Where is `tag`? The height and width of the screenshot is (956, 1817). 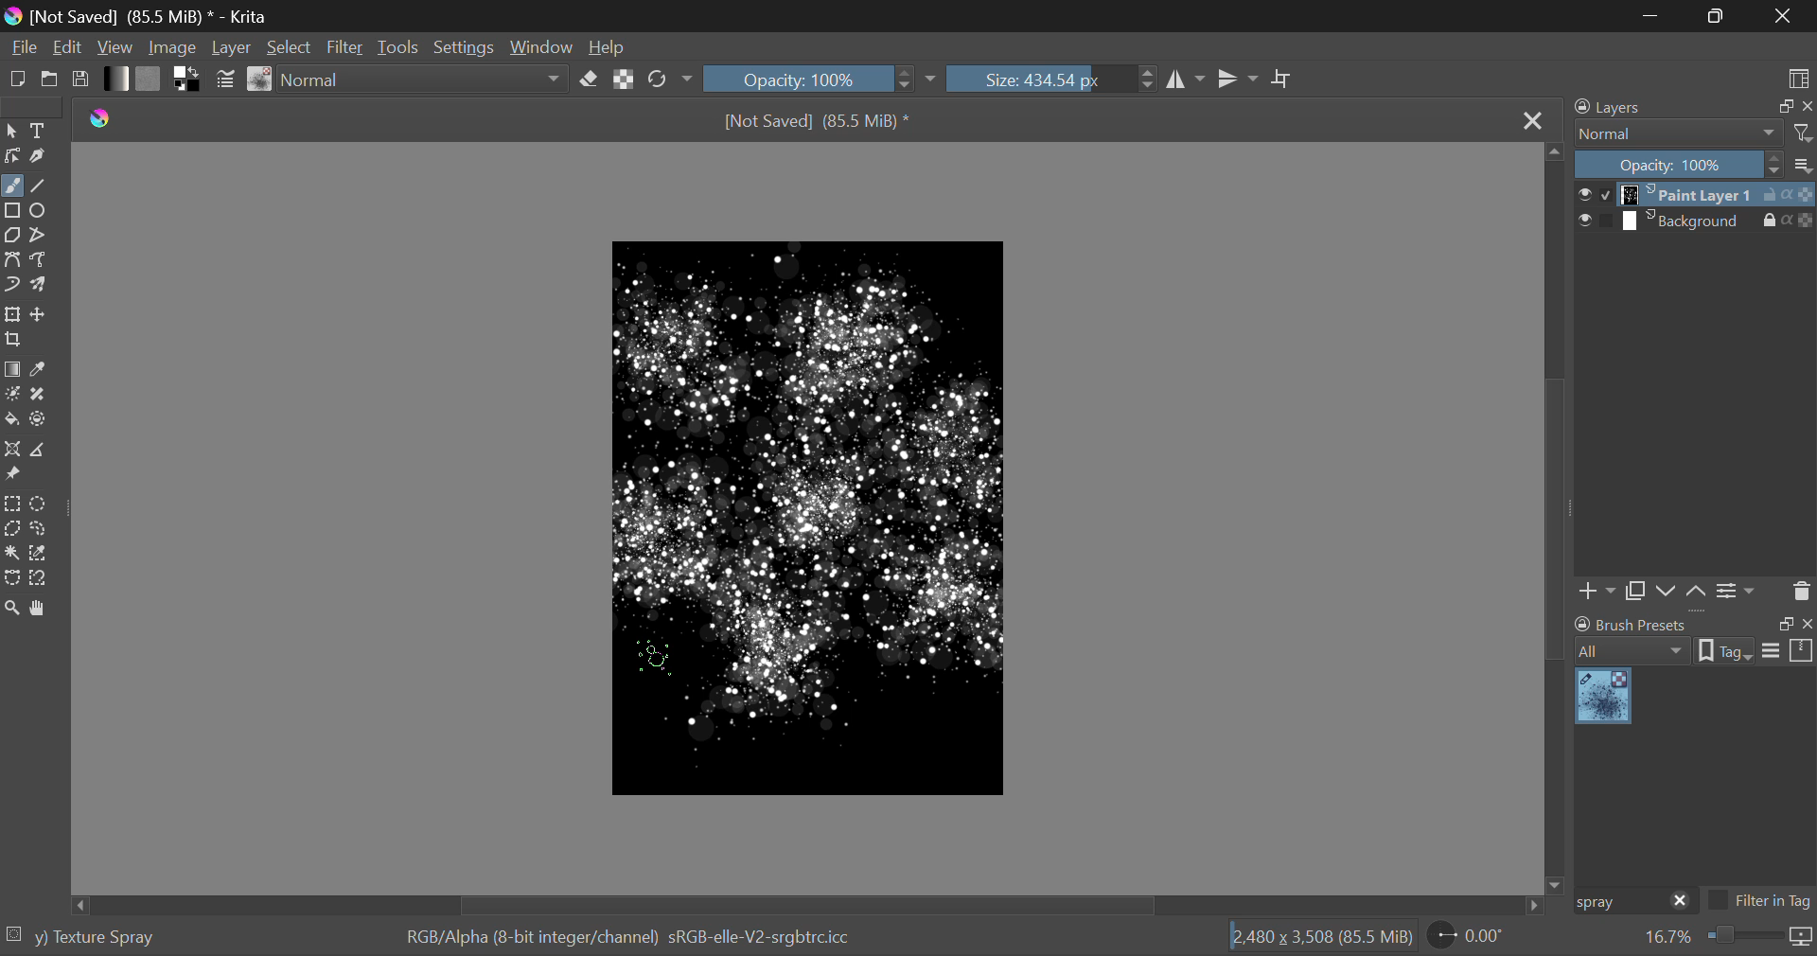 tag is located at coordinates (1725, 653).